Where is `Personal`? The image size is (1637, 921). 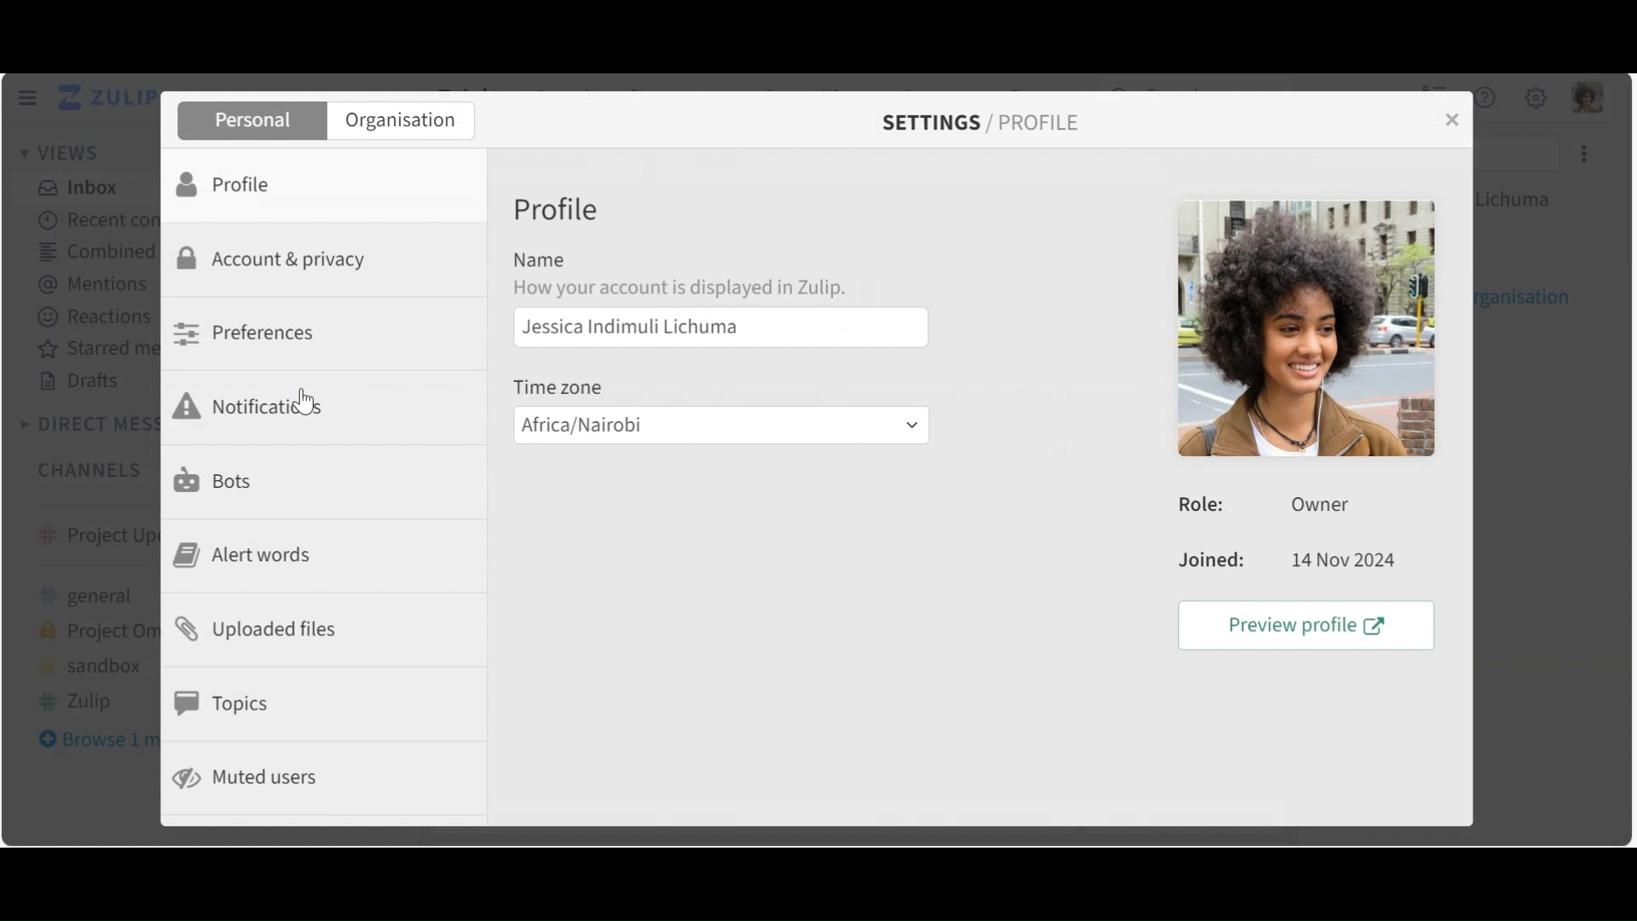 Personal is located at coordinates (250, 121).